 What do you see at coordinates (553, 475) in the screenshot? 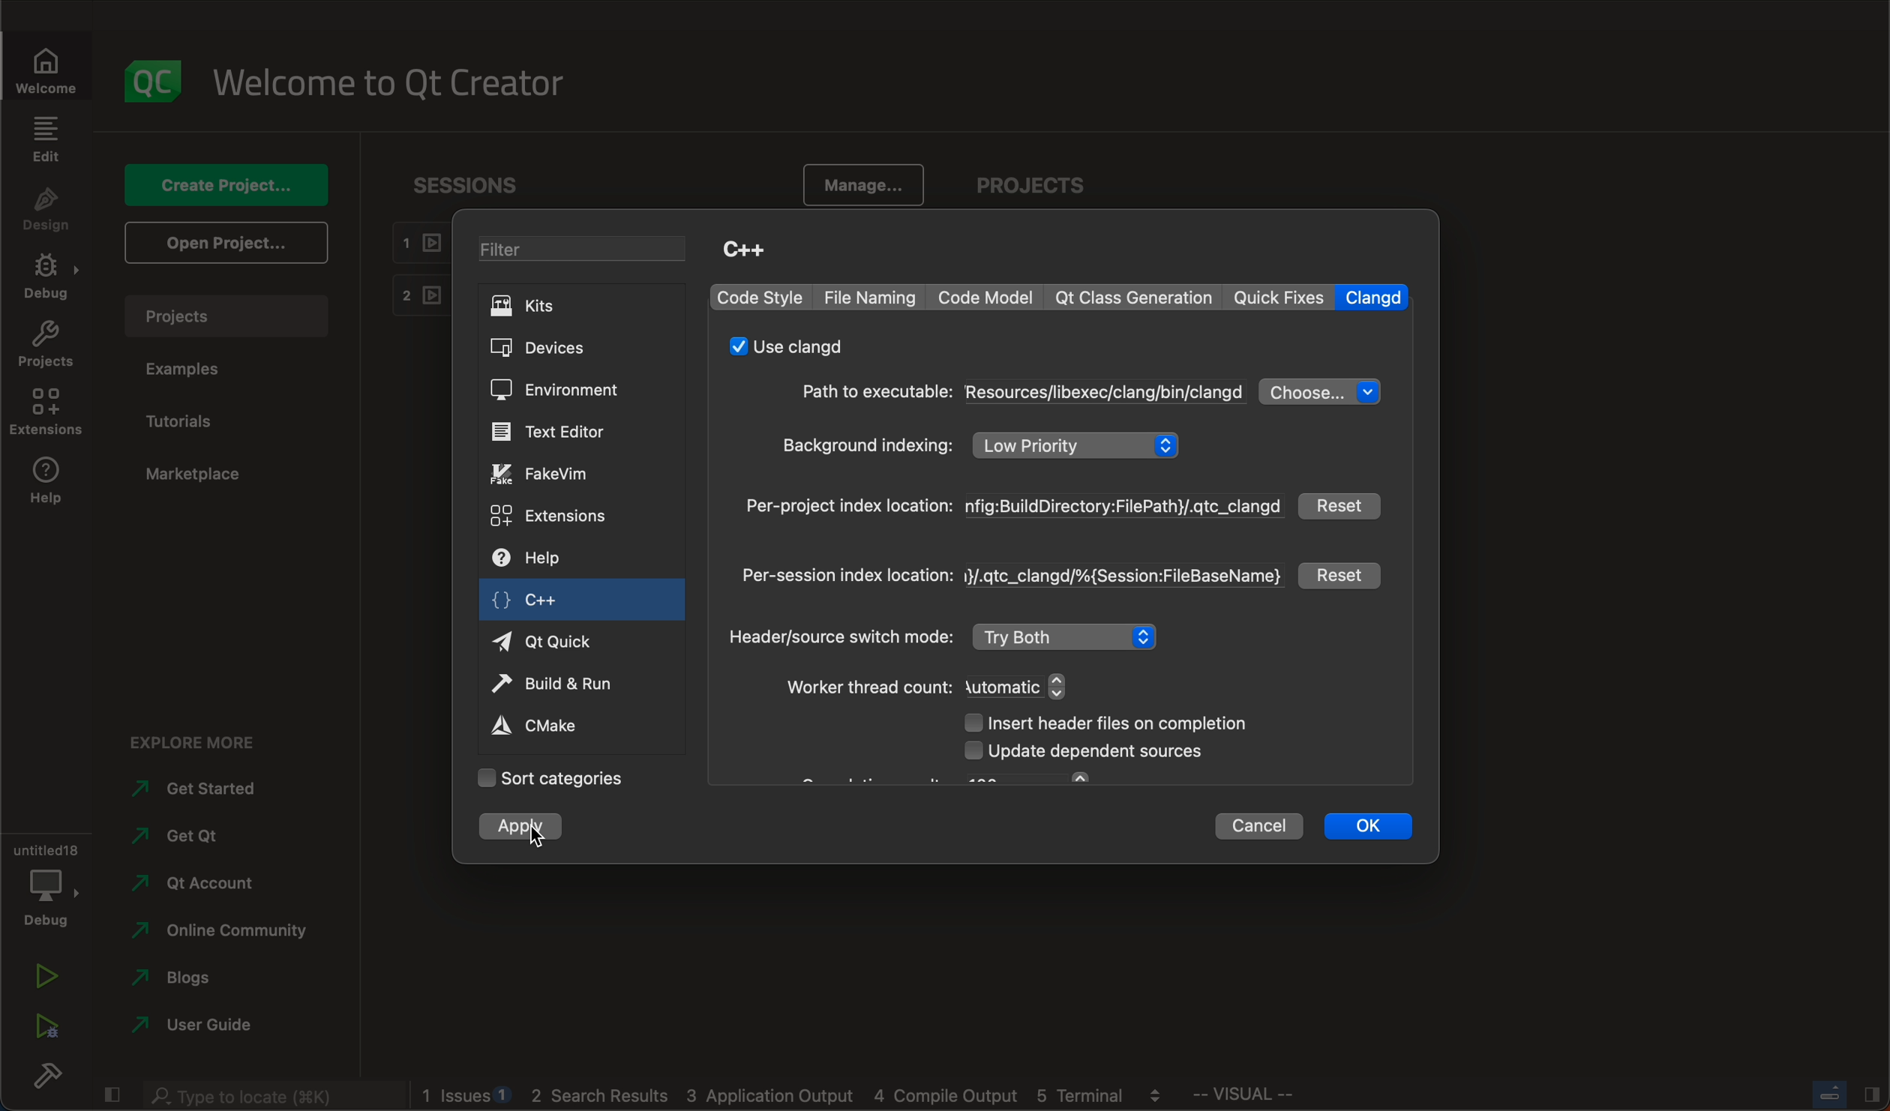
I see `fake vim` at bounding box center [553, 475].